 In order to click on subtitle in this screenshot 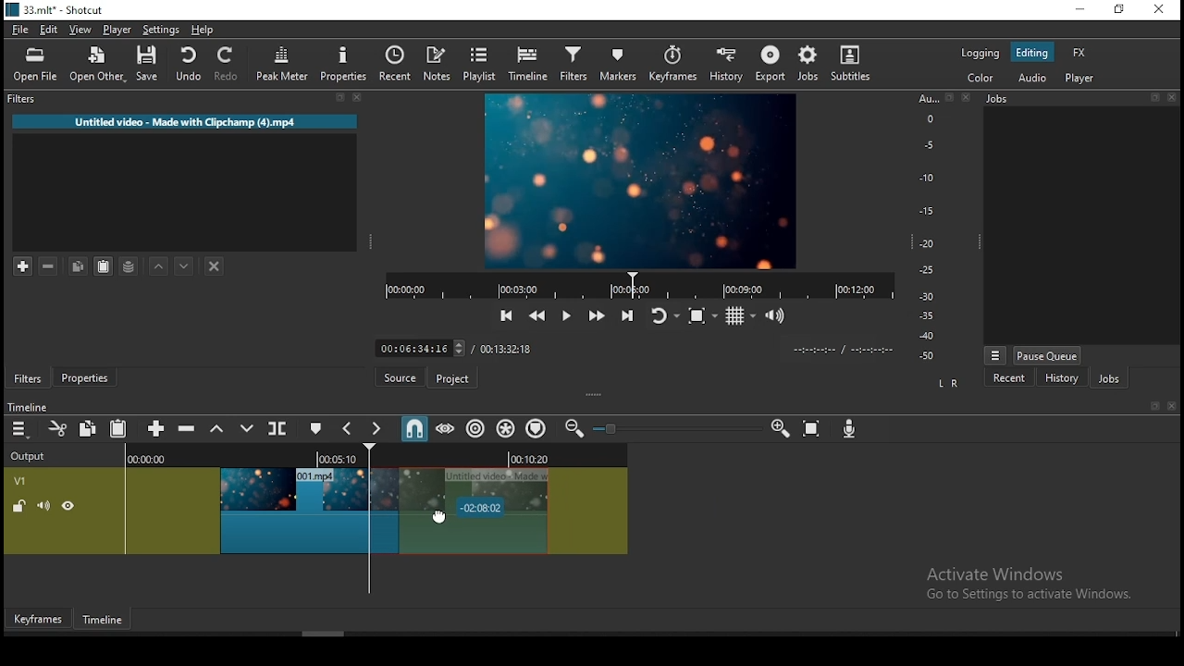, I will do `click(848, 63)`.